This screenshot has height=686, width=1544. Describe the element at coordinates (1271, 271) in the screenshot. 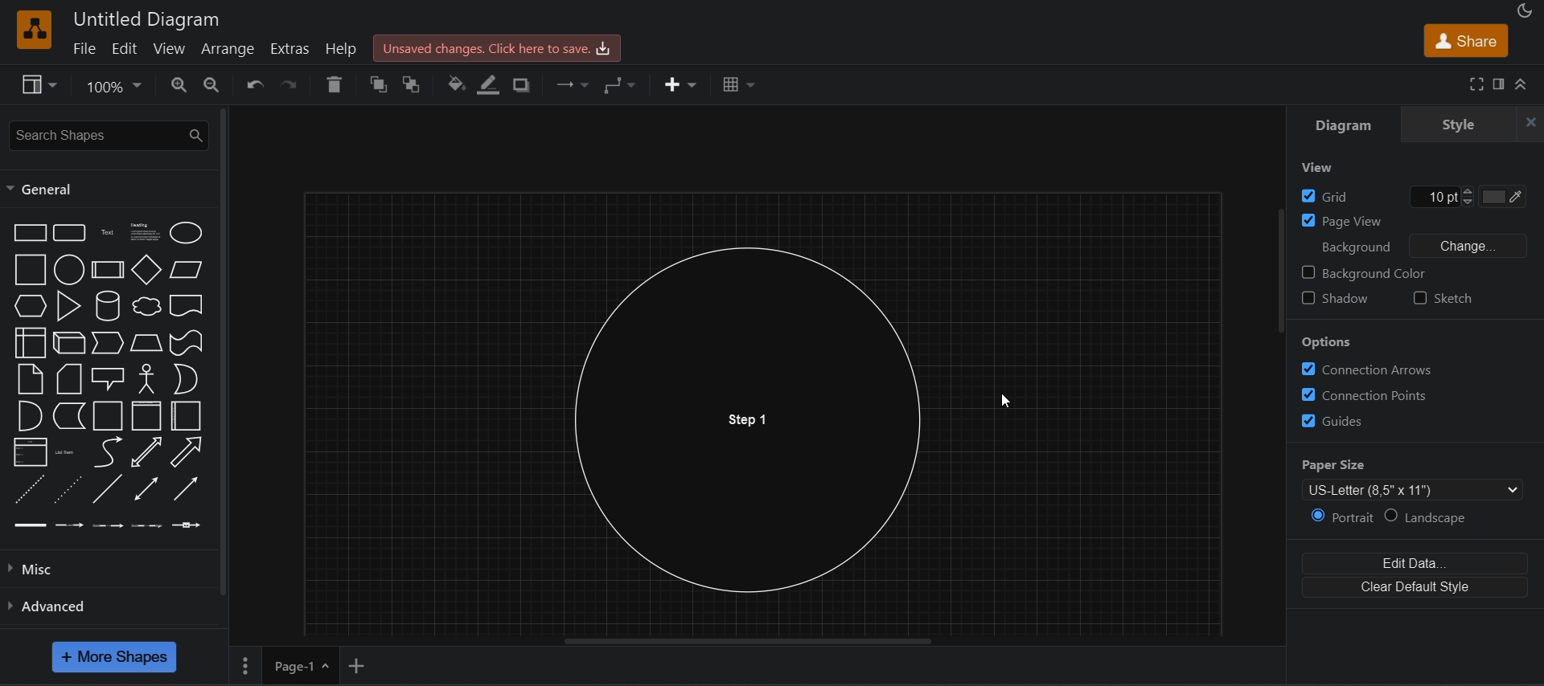

I see `vertical scroll bar` at that location.